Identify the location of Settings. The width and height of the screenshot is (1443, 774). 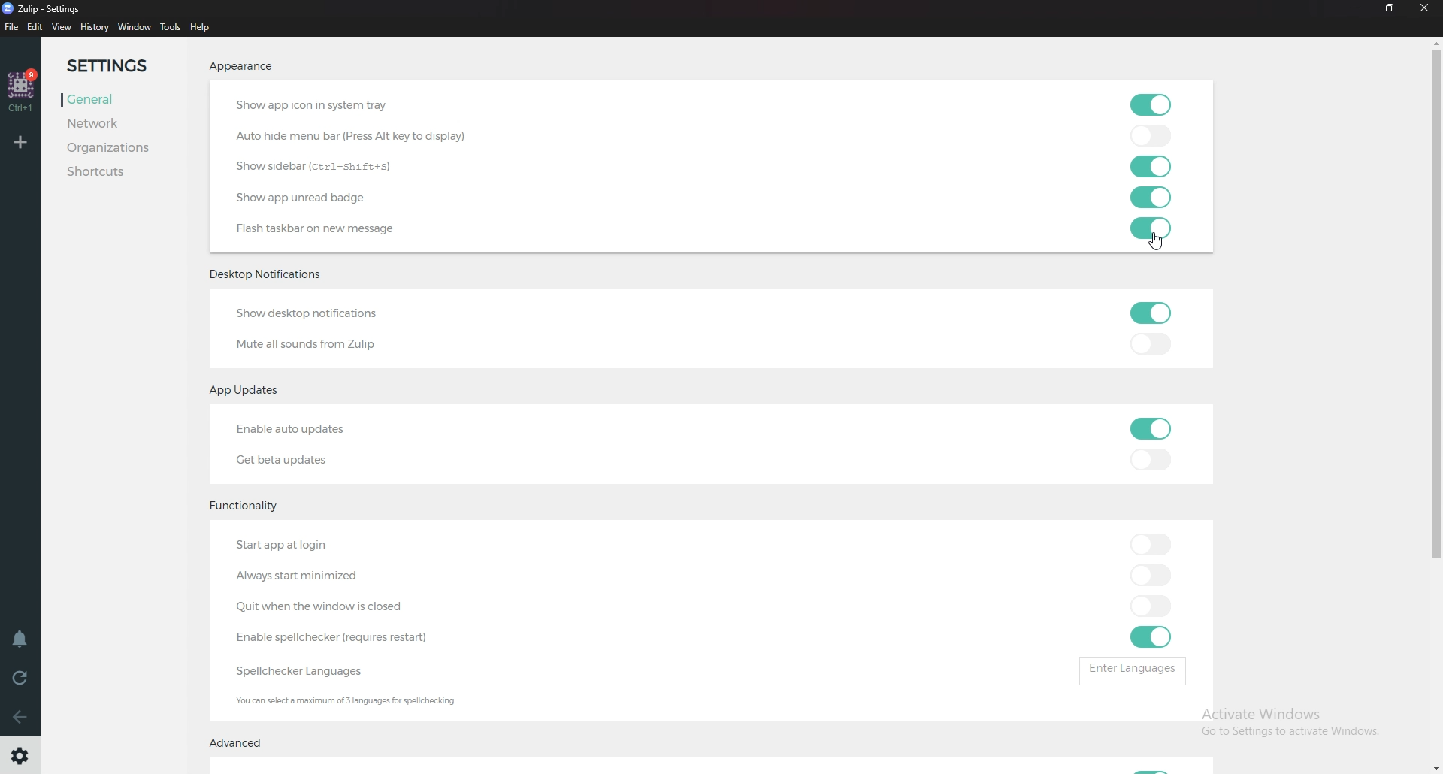
(118, 66).